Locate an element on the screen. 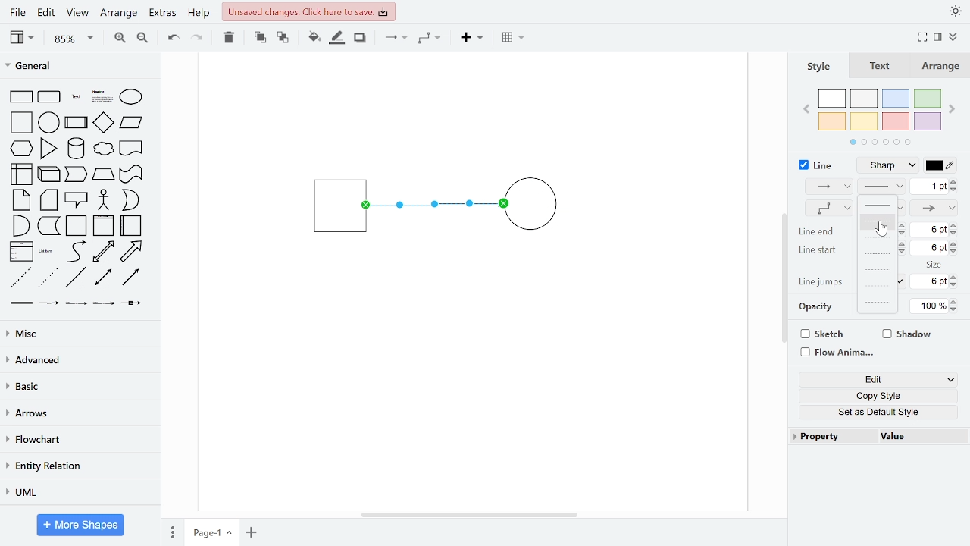  connection  is located at coordinates (828, 186).